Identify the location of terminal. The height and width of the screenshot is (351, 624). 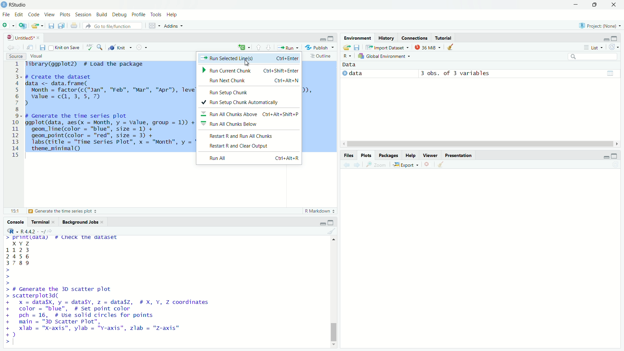
(39, 221).